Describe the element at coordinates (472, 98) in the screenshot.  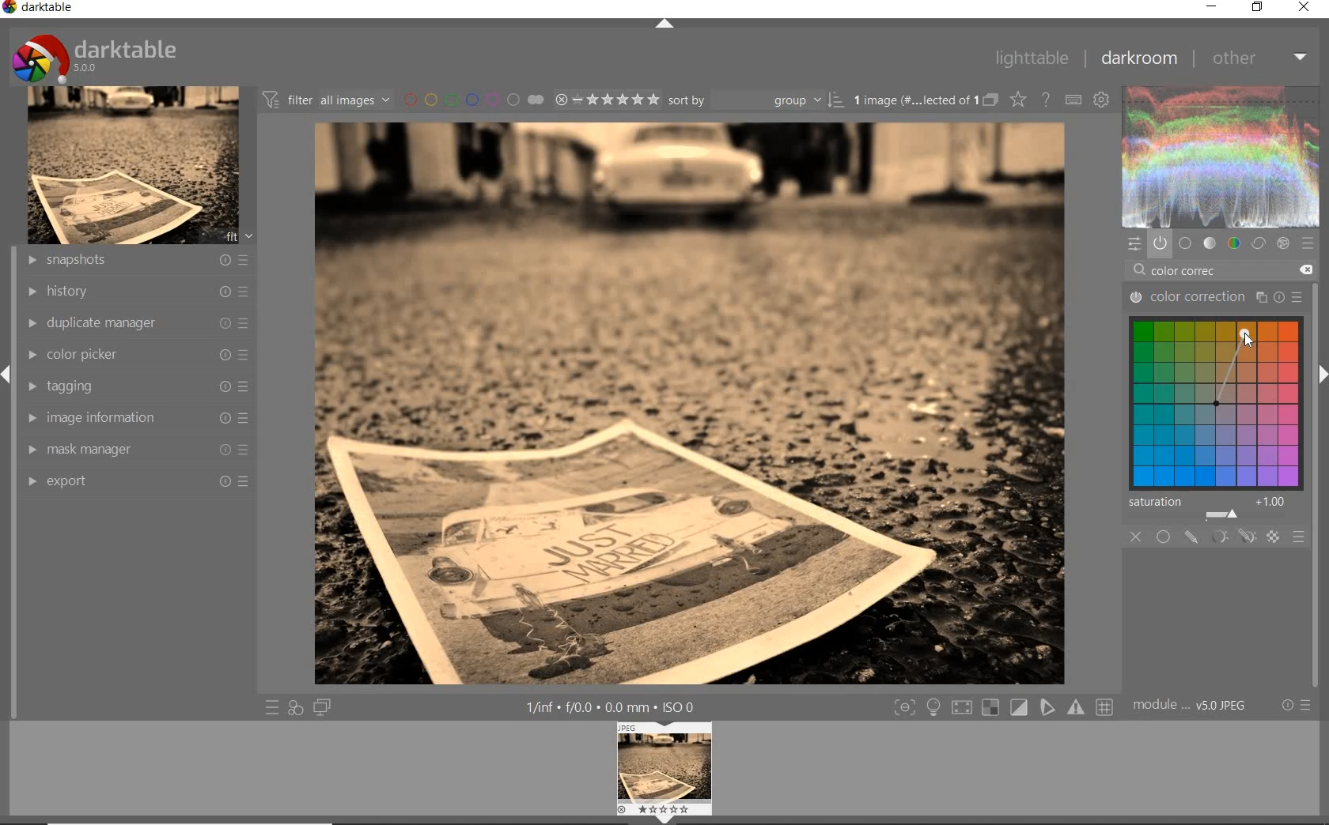
I see `filter by image color lebel` at that location.